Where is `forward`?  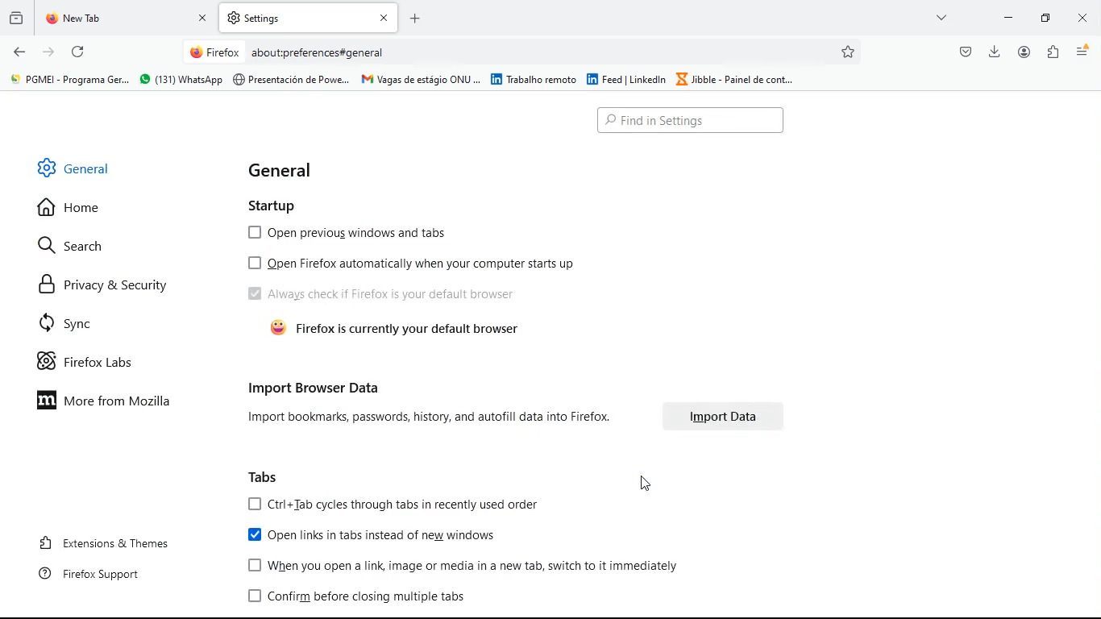
forward is located at coordinates (49, 53).